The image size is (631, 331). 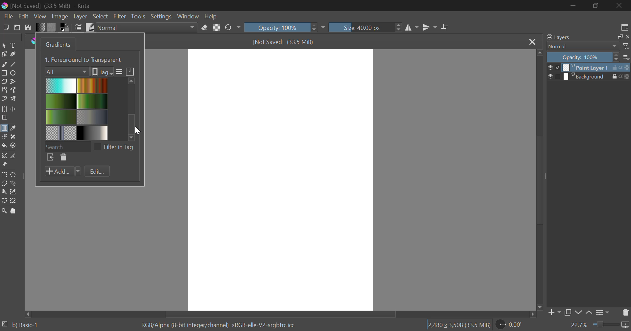 I want to click on New, so click(x=6, y=27).